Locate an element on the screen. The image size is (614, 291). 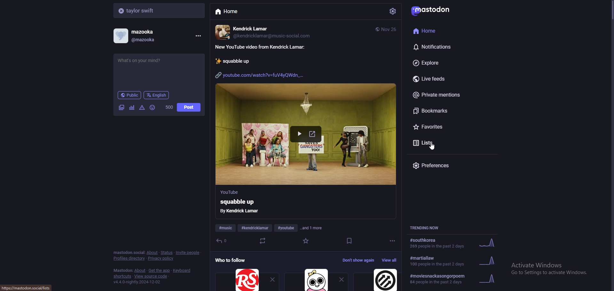
private mentions is located at coordinates (452, 95).